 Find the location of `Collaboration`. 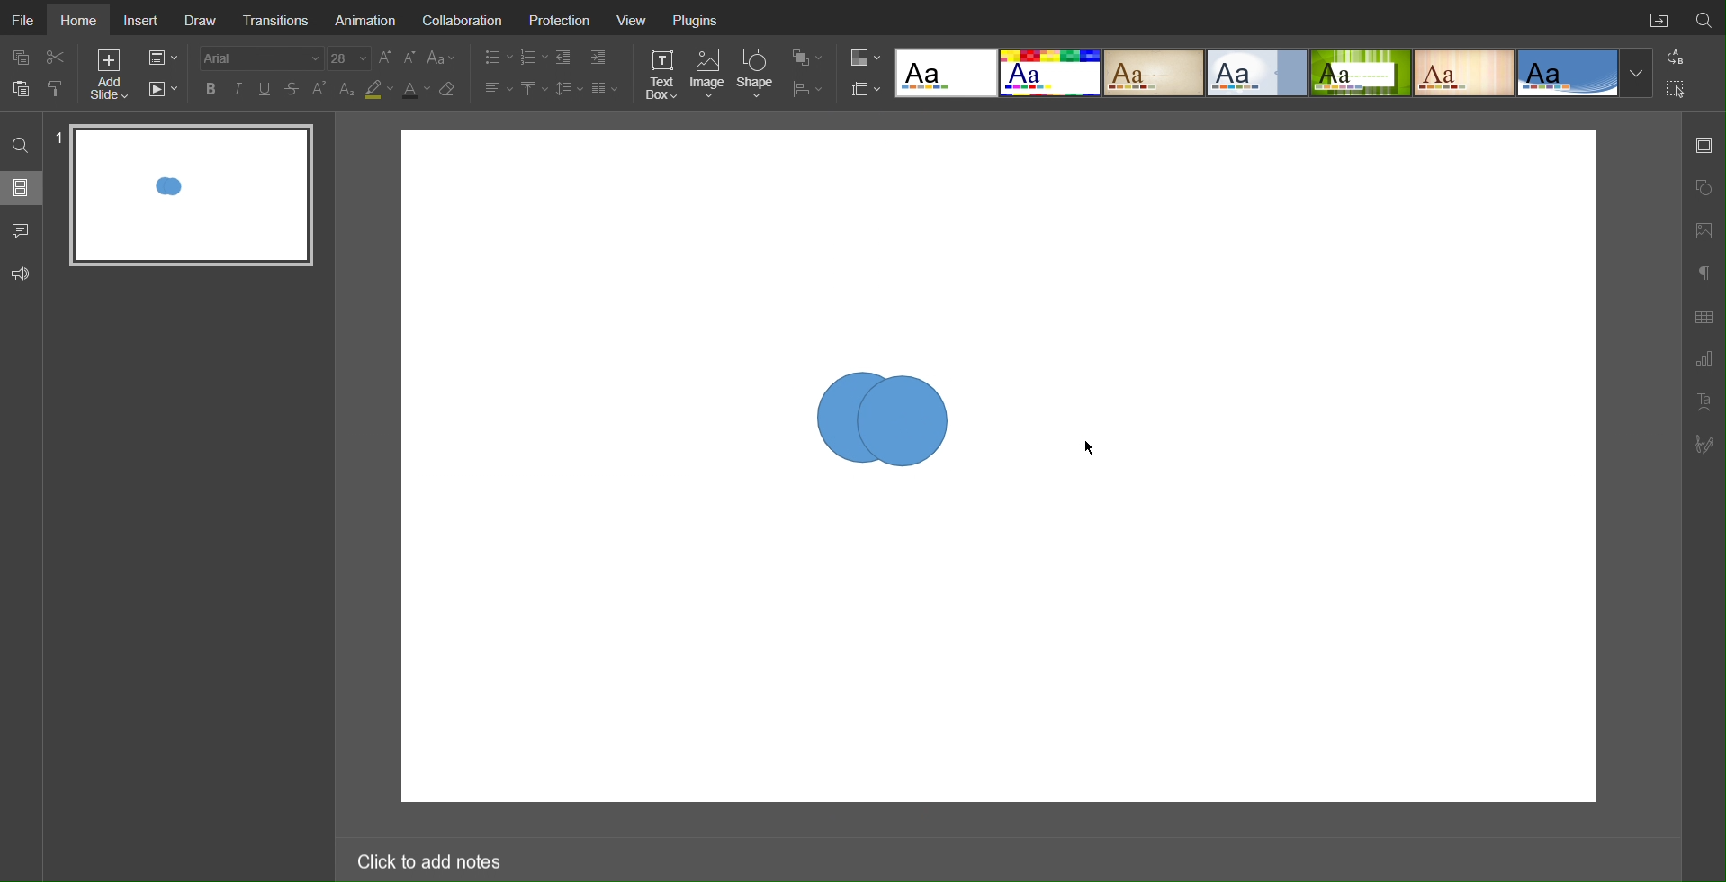

Collaboration is located at coordinates (466, 22).